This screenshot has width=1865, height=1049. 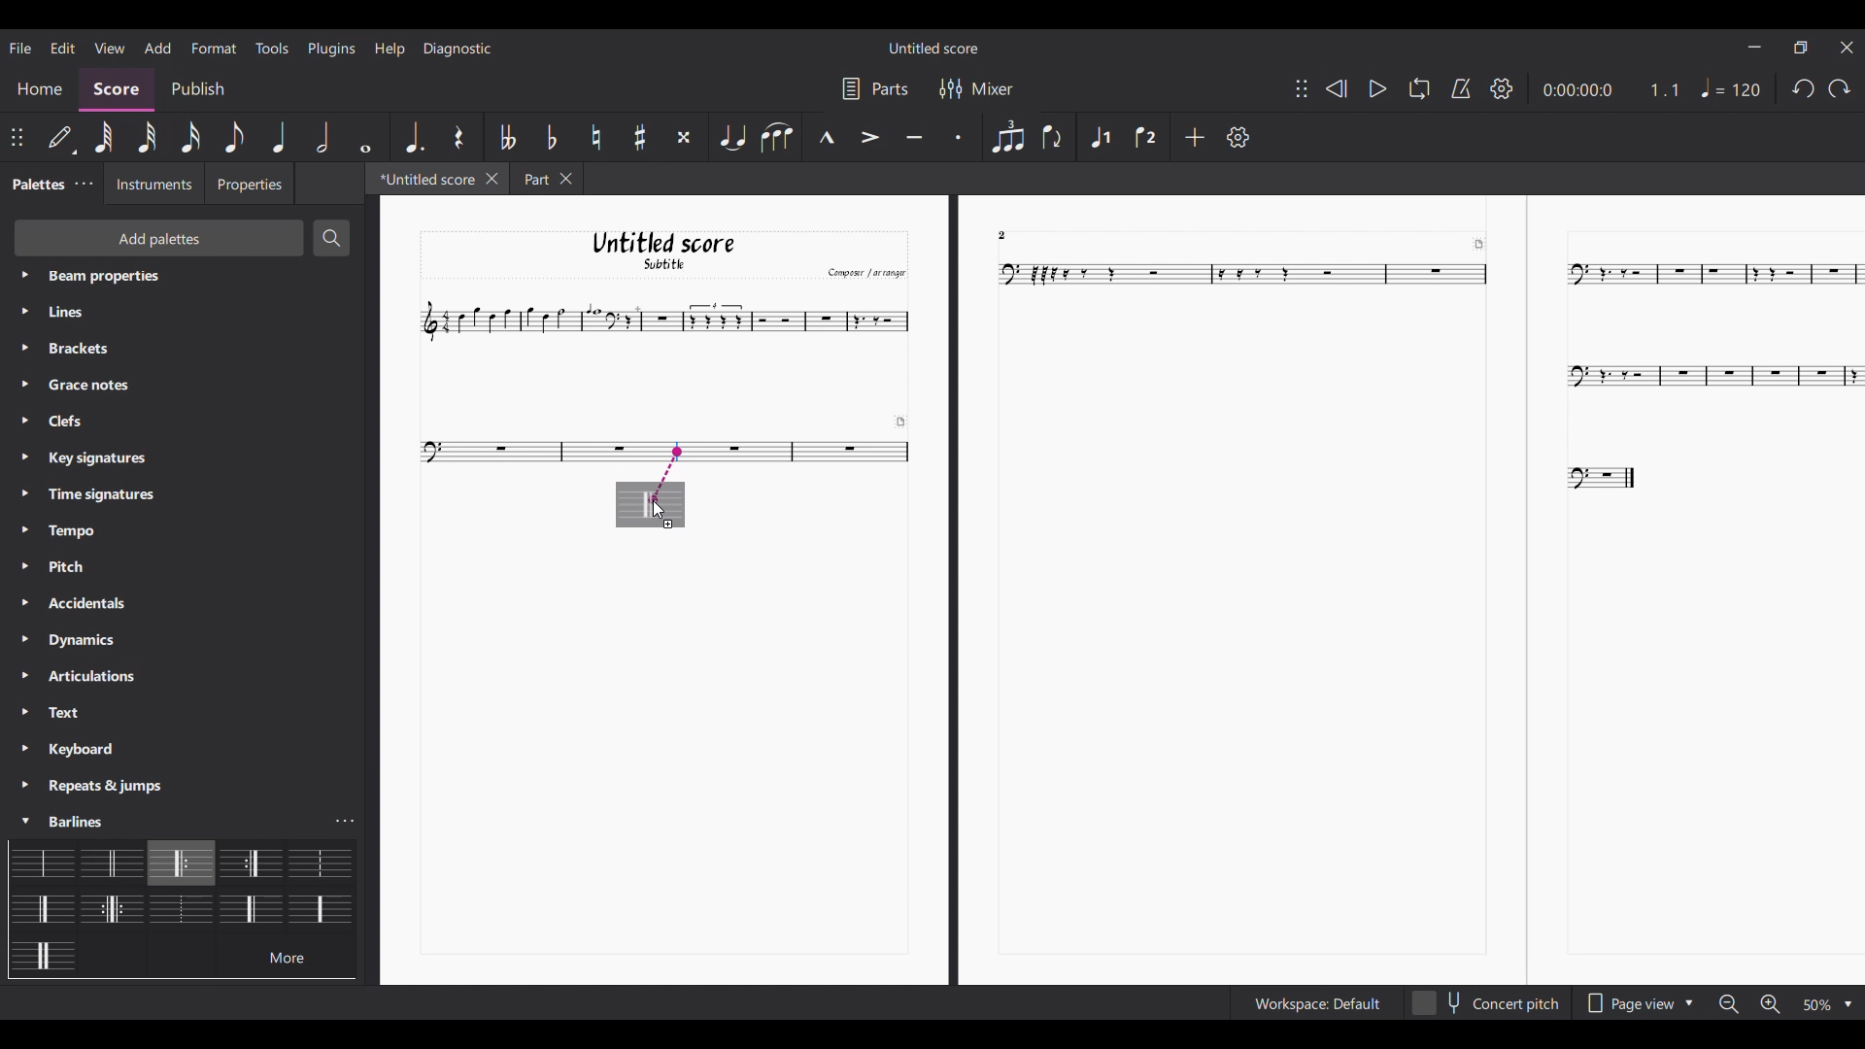 I want to click on Barline options, so click(x=112, y=863).